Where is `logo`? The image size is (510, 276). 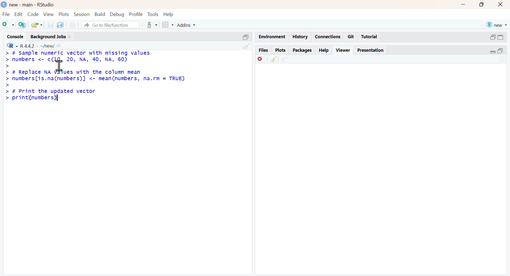
logo is located at coordinates (4, 5).